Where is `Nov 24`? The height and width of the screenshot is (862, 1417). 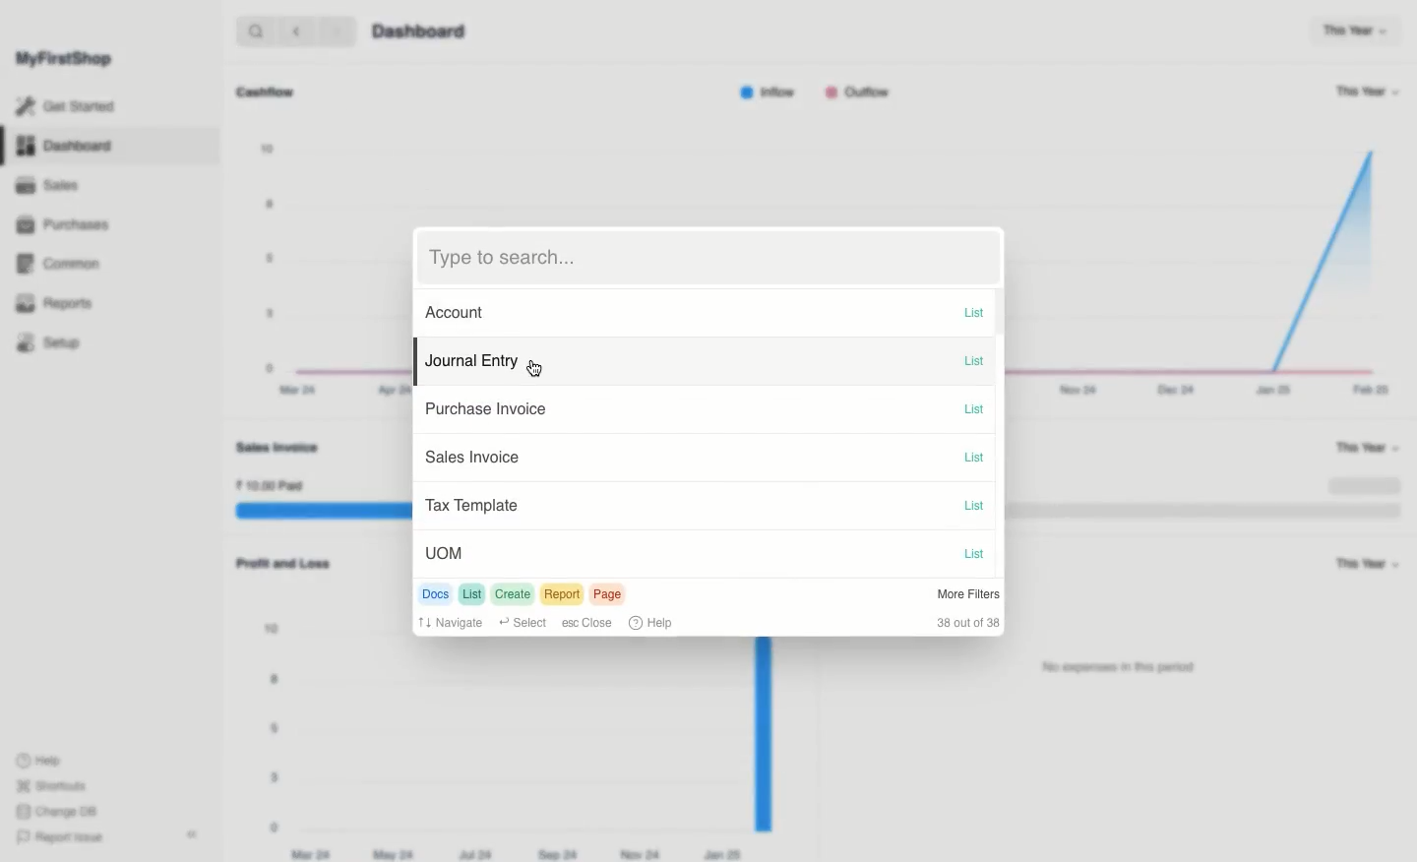
Nov 24 is located at coordinates (639, 853).